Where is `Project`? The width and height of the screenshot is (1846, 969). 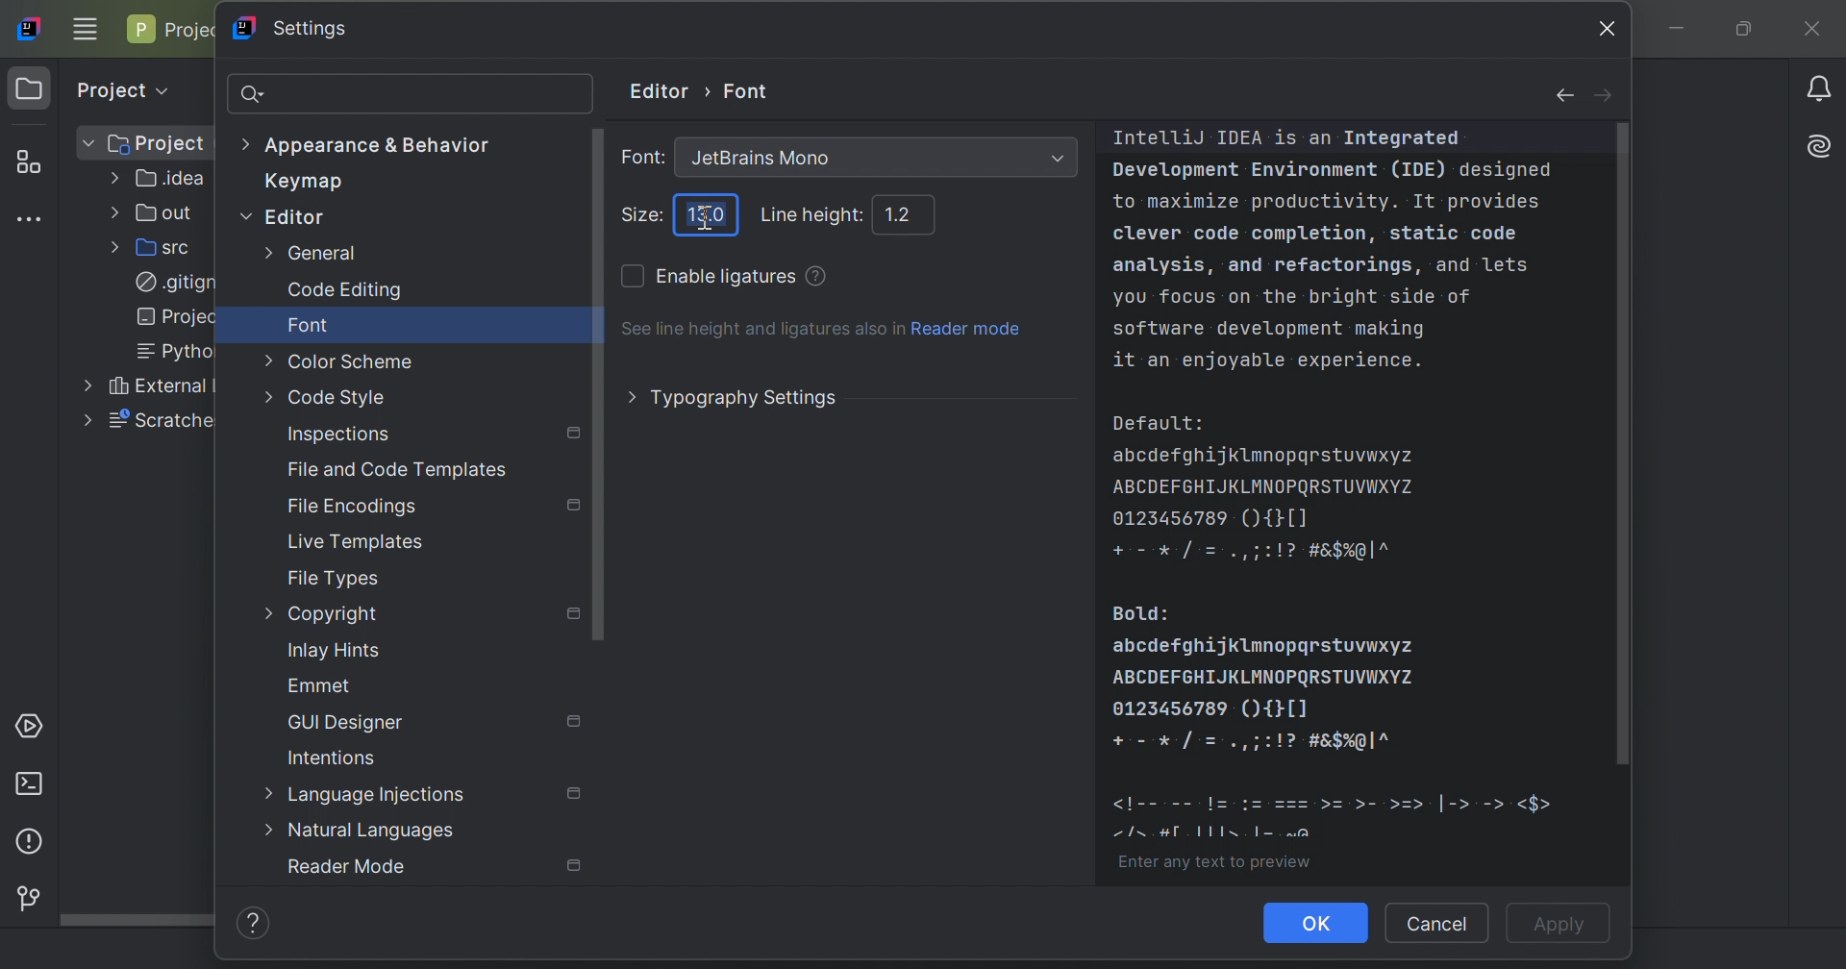
Project is located at coordinates (173, 30).